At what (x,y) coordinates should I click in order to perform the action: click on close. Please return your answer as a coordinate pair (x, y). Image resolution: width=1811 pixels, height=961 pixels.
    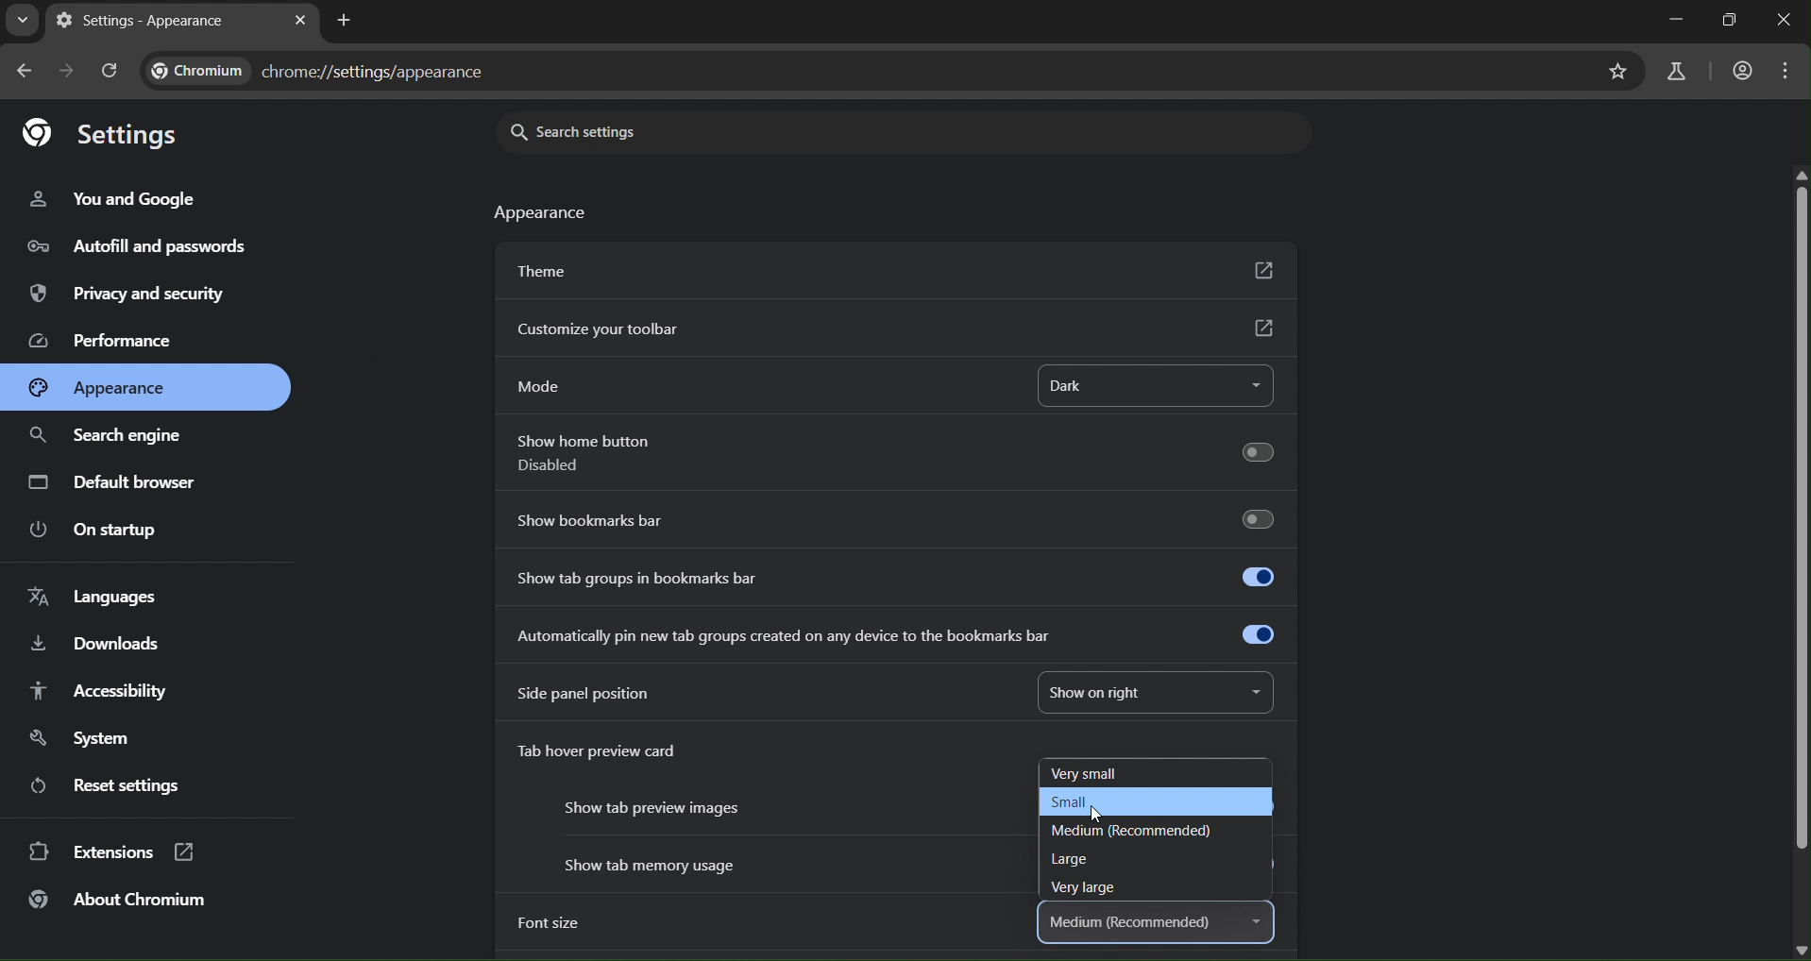
    Looking at the image, I should click on (1785, 22).